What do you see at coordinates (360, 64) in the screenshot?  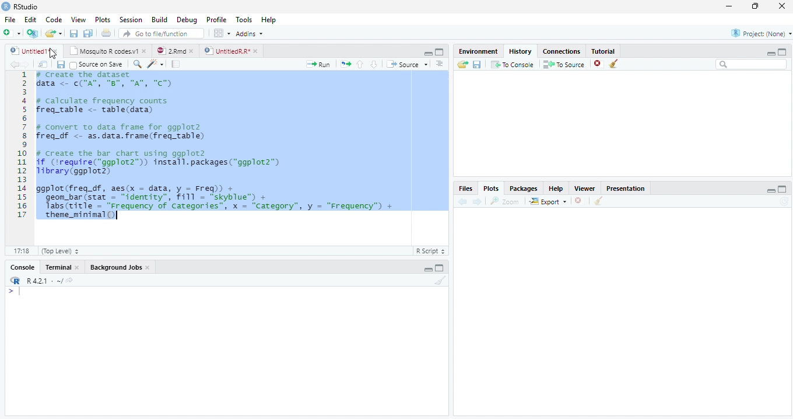 I see `Go to the previous section` at bounding box center [360, 64].